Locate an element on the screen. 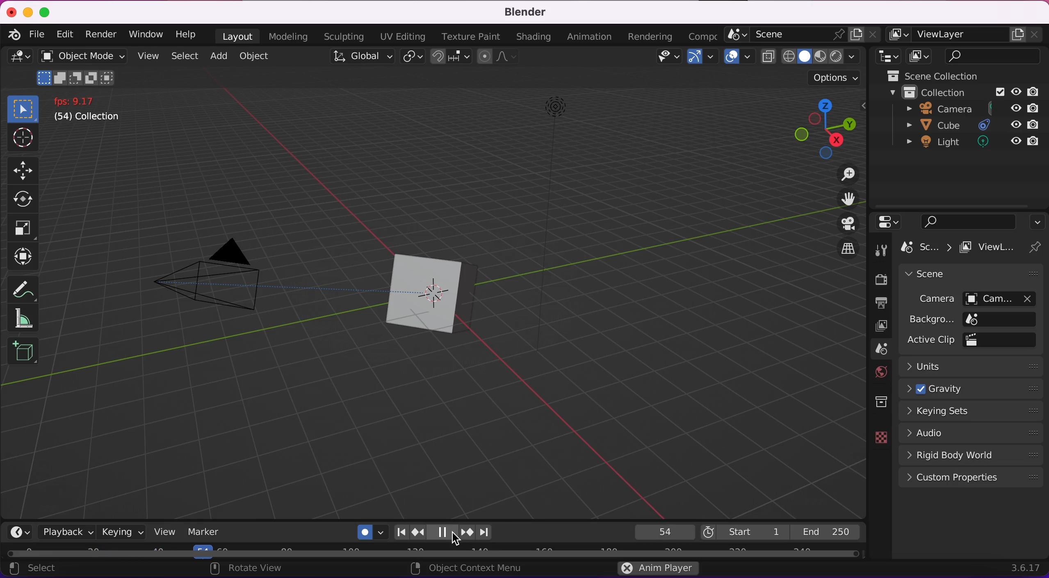  layout is located at coordinates (236, 36).